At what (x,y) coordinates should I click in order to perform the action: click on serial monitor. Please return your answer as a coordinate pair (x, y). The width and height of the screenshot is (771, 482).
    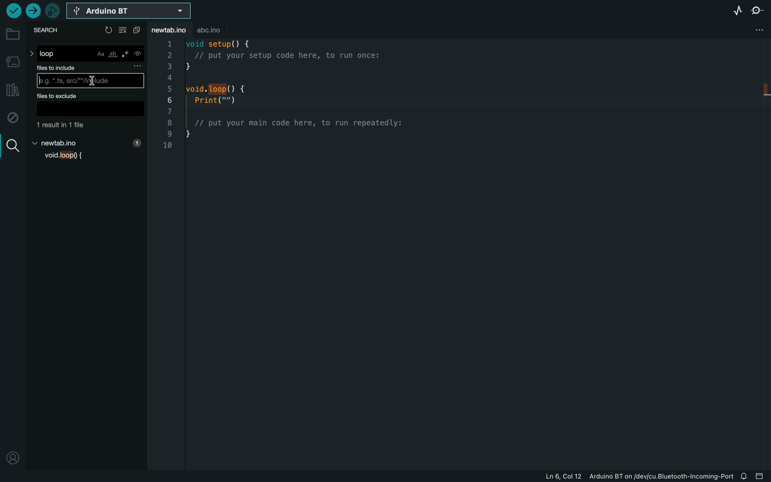
    Looking at the image, I should click on (760, 9).